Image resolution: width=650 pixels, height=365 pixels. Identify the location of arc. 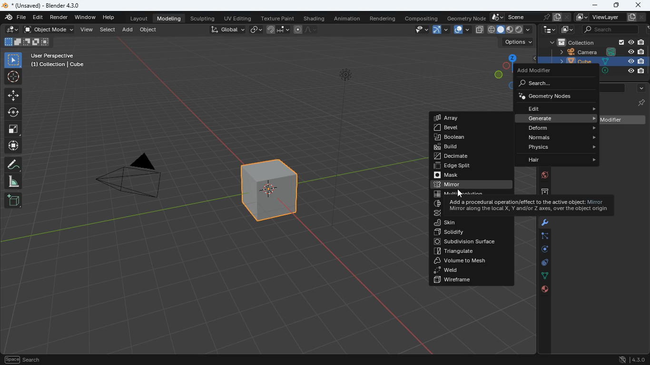
(440, 29).